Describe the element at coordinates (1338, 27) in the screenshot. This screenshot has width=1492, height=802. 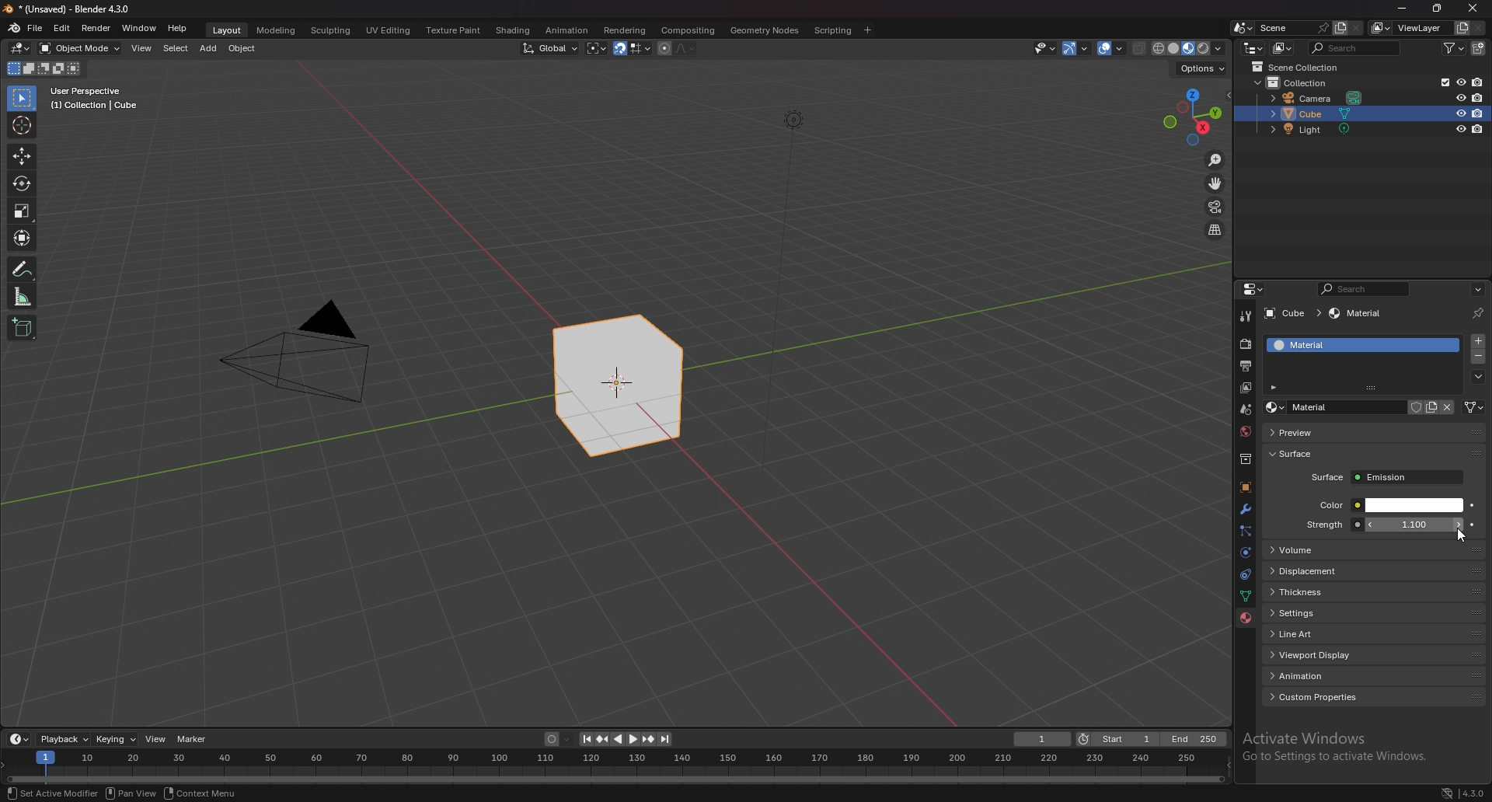
I see `add scene` at that location.